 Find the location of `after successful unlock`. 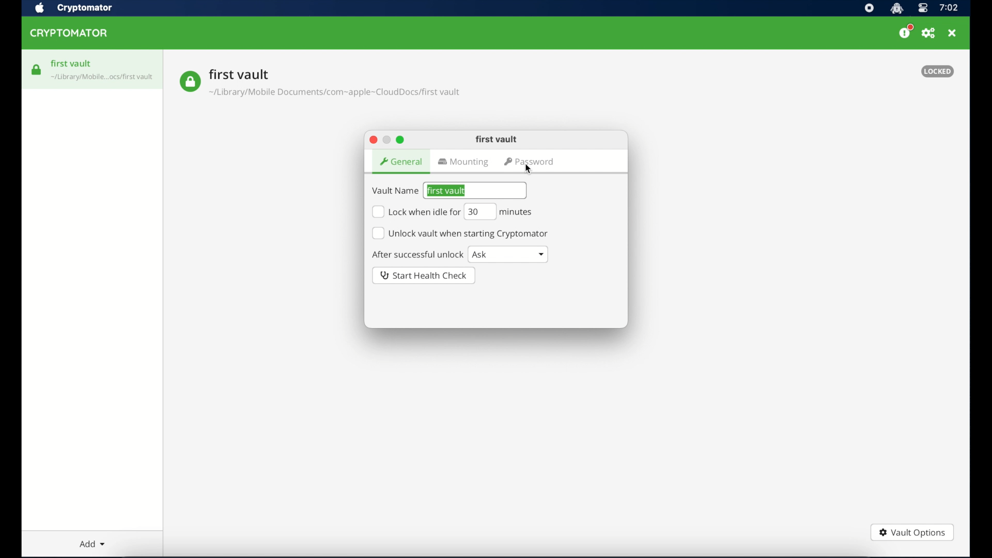

after successful unlock is located at coordinates (418, 255).